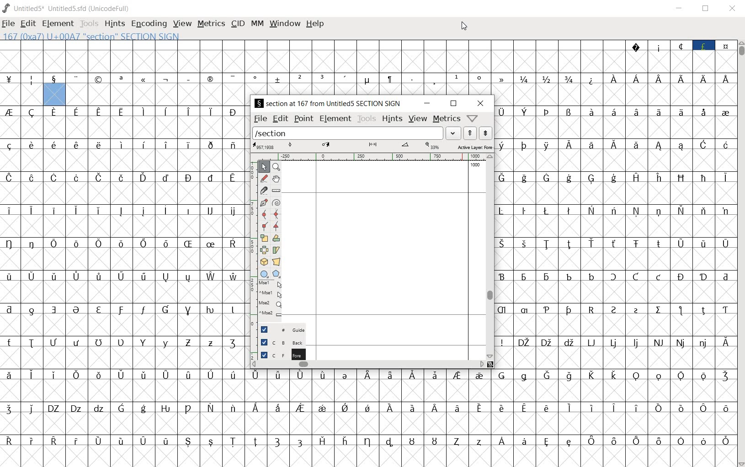  I want to click on FILE, so click(9, 24).